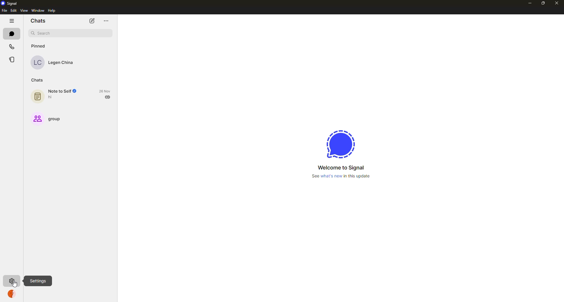 This screenshot has height=302, width=564. I want to click on stories, so click(14, 60).